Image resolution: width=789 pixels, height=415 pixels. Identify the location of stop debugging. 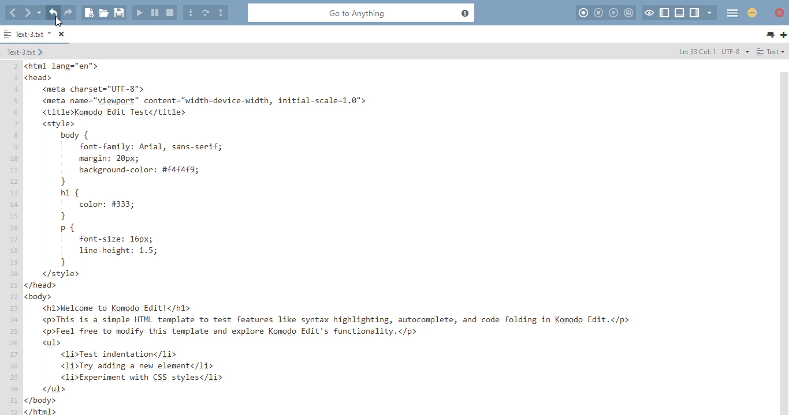
(170, 13).